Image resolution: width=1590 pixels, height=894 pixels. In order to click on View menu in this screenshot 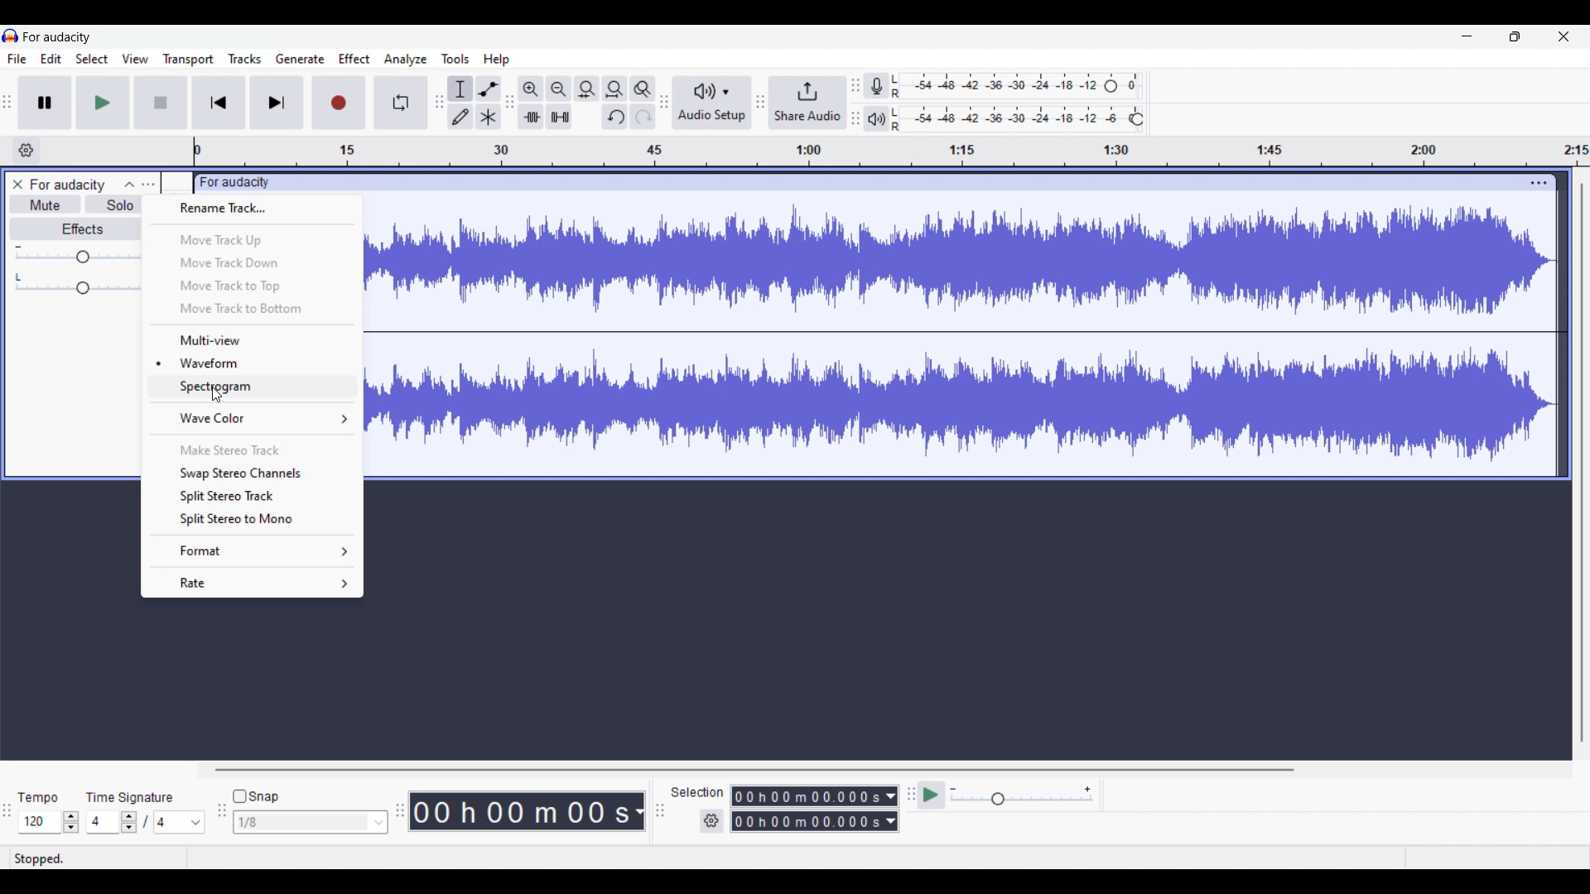, I will do `click(135, 59)`.